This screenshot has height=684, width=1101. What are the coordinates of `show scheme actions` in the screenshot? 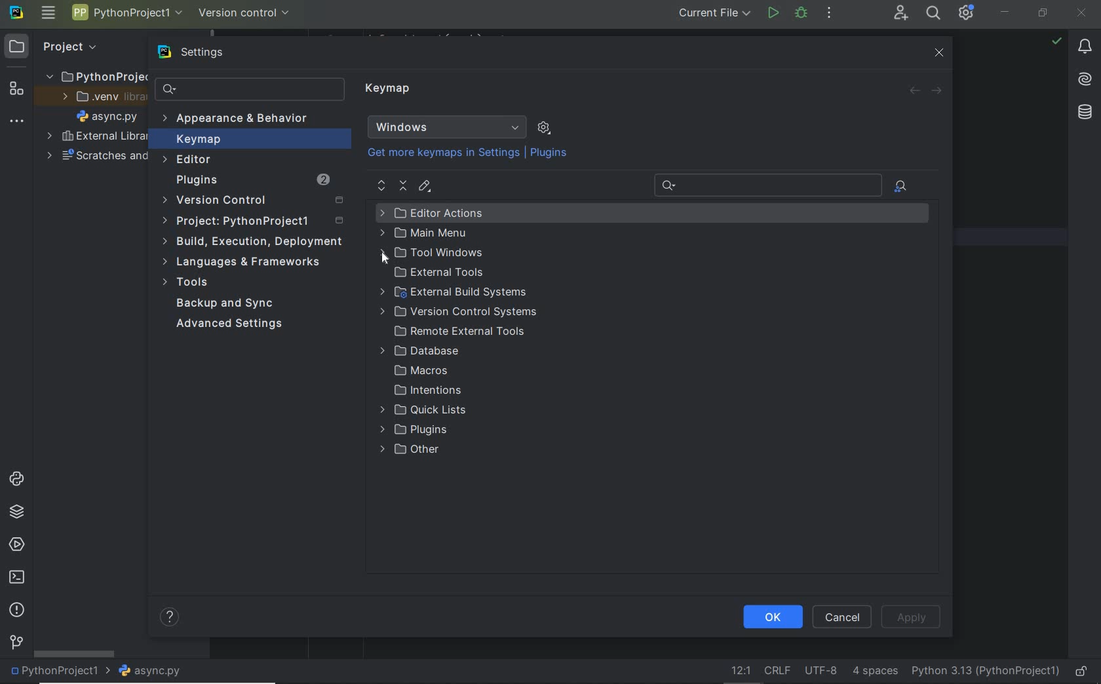 It's located at (544, 127).